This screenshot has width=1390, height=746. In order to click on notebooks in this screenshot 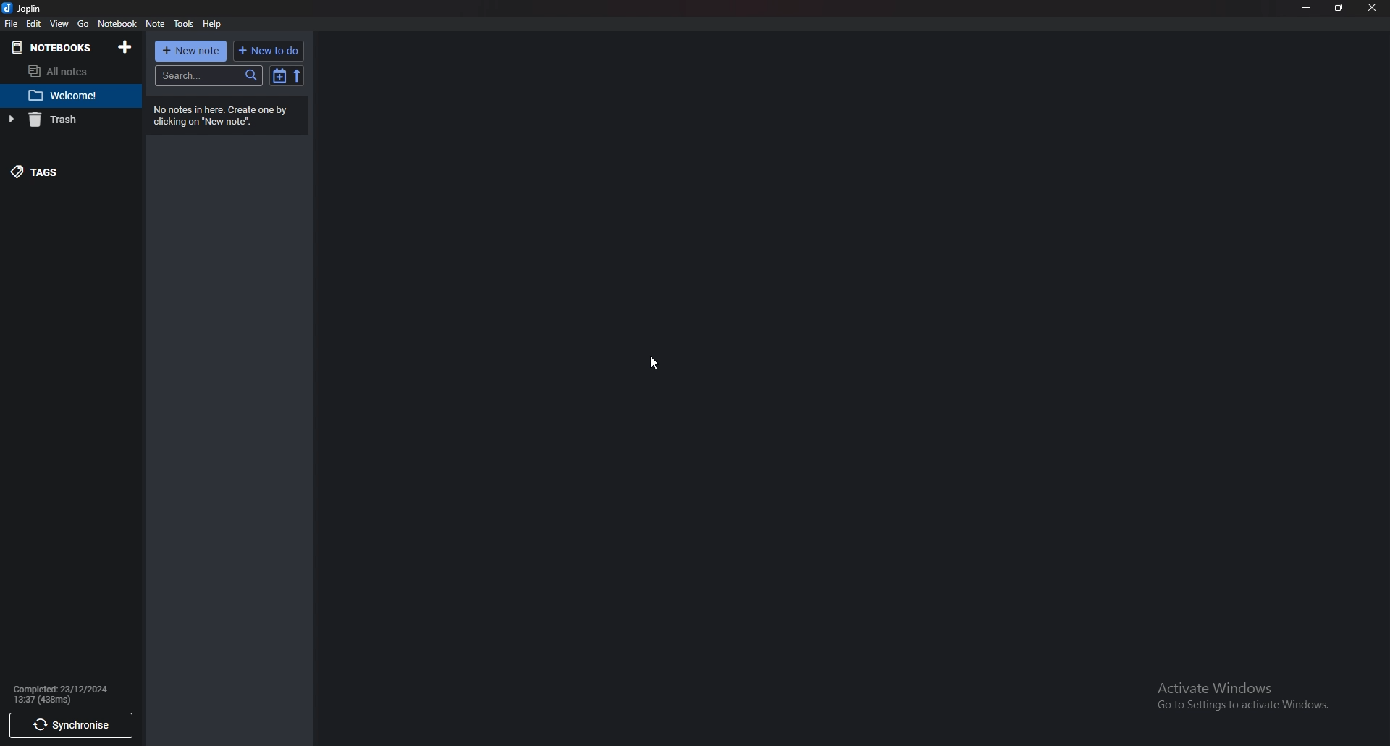, I will do `click(54, 47)`.